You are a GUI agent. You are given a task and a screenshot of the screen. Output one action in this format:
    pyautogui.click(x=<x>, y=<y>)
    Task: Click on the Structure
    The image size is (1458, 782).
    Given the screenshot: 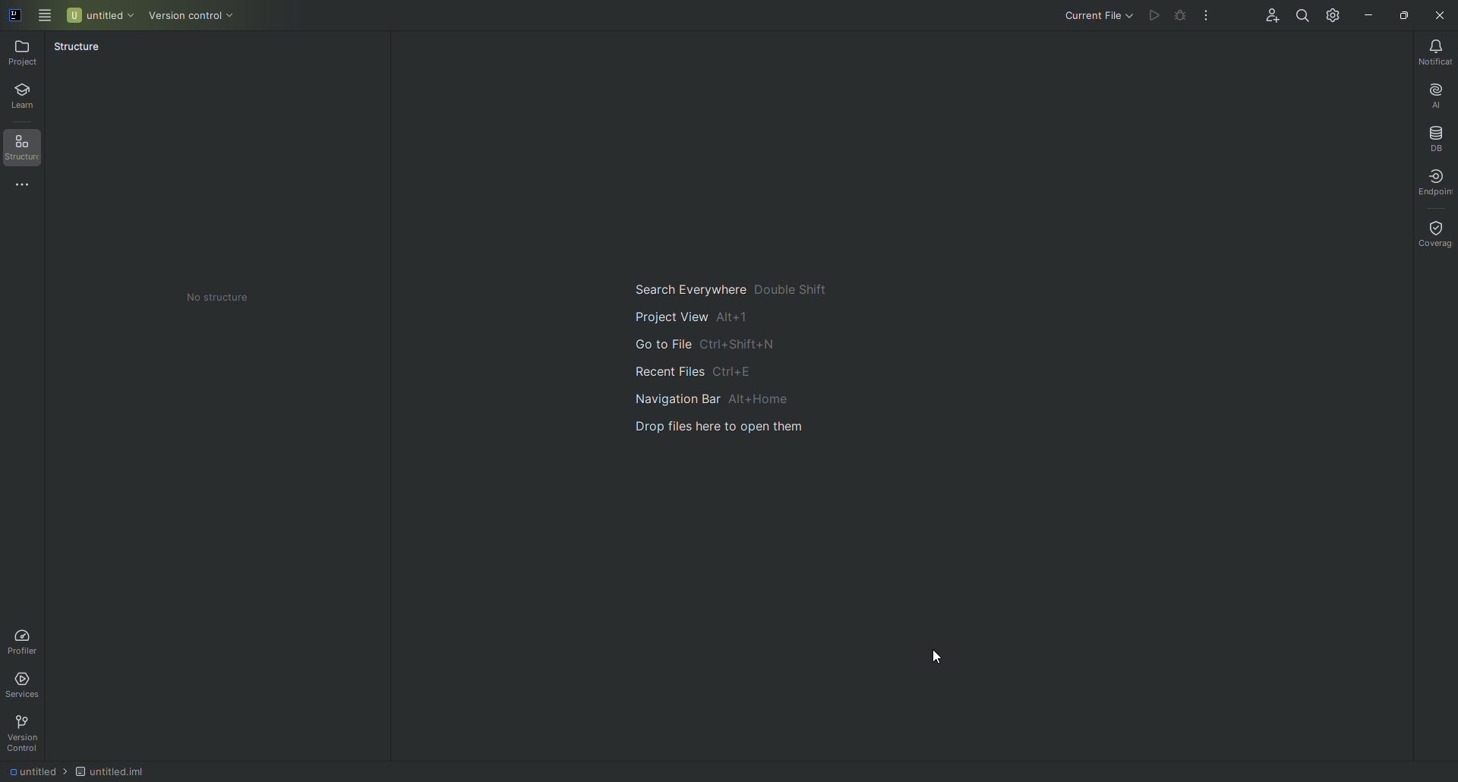 What is the action you would take?
    pyautogui.click(x=85, y=50)
    